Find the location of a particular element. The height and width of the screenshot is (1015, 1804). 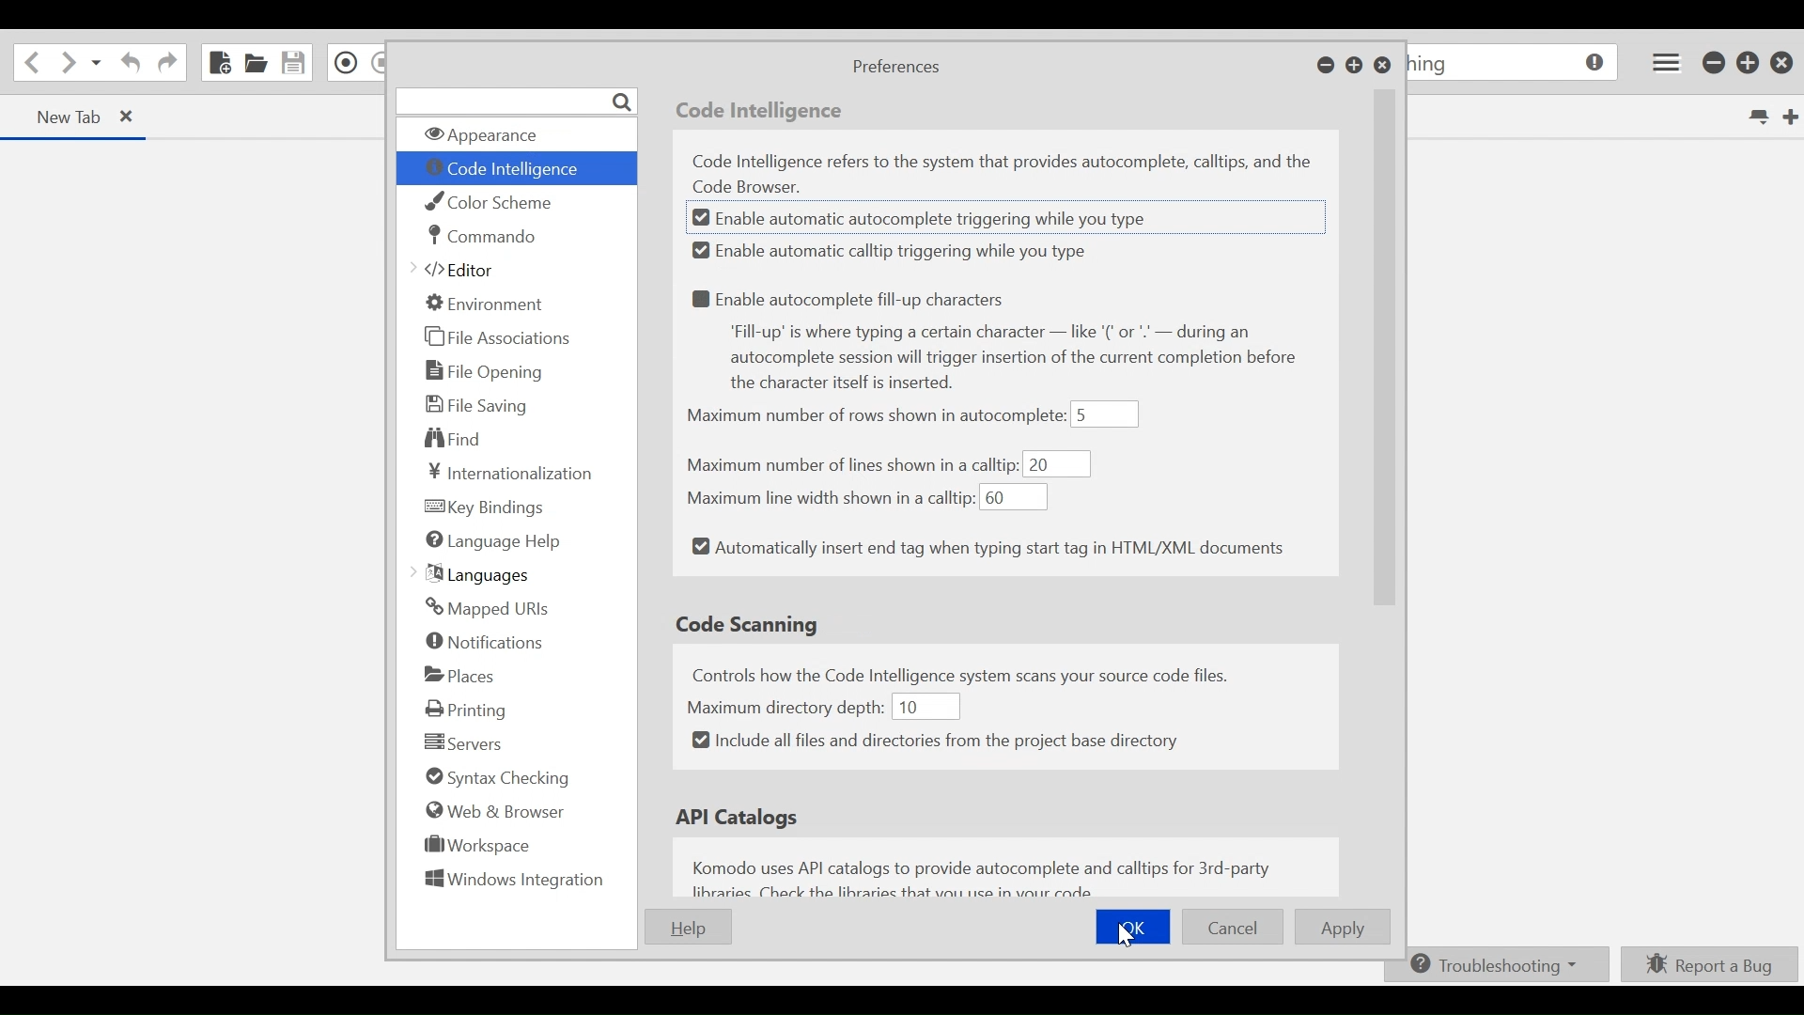

Go back one location is located at coordinates (29, 63).